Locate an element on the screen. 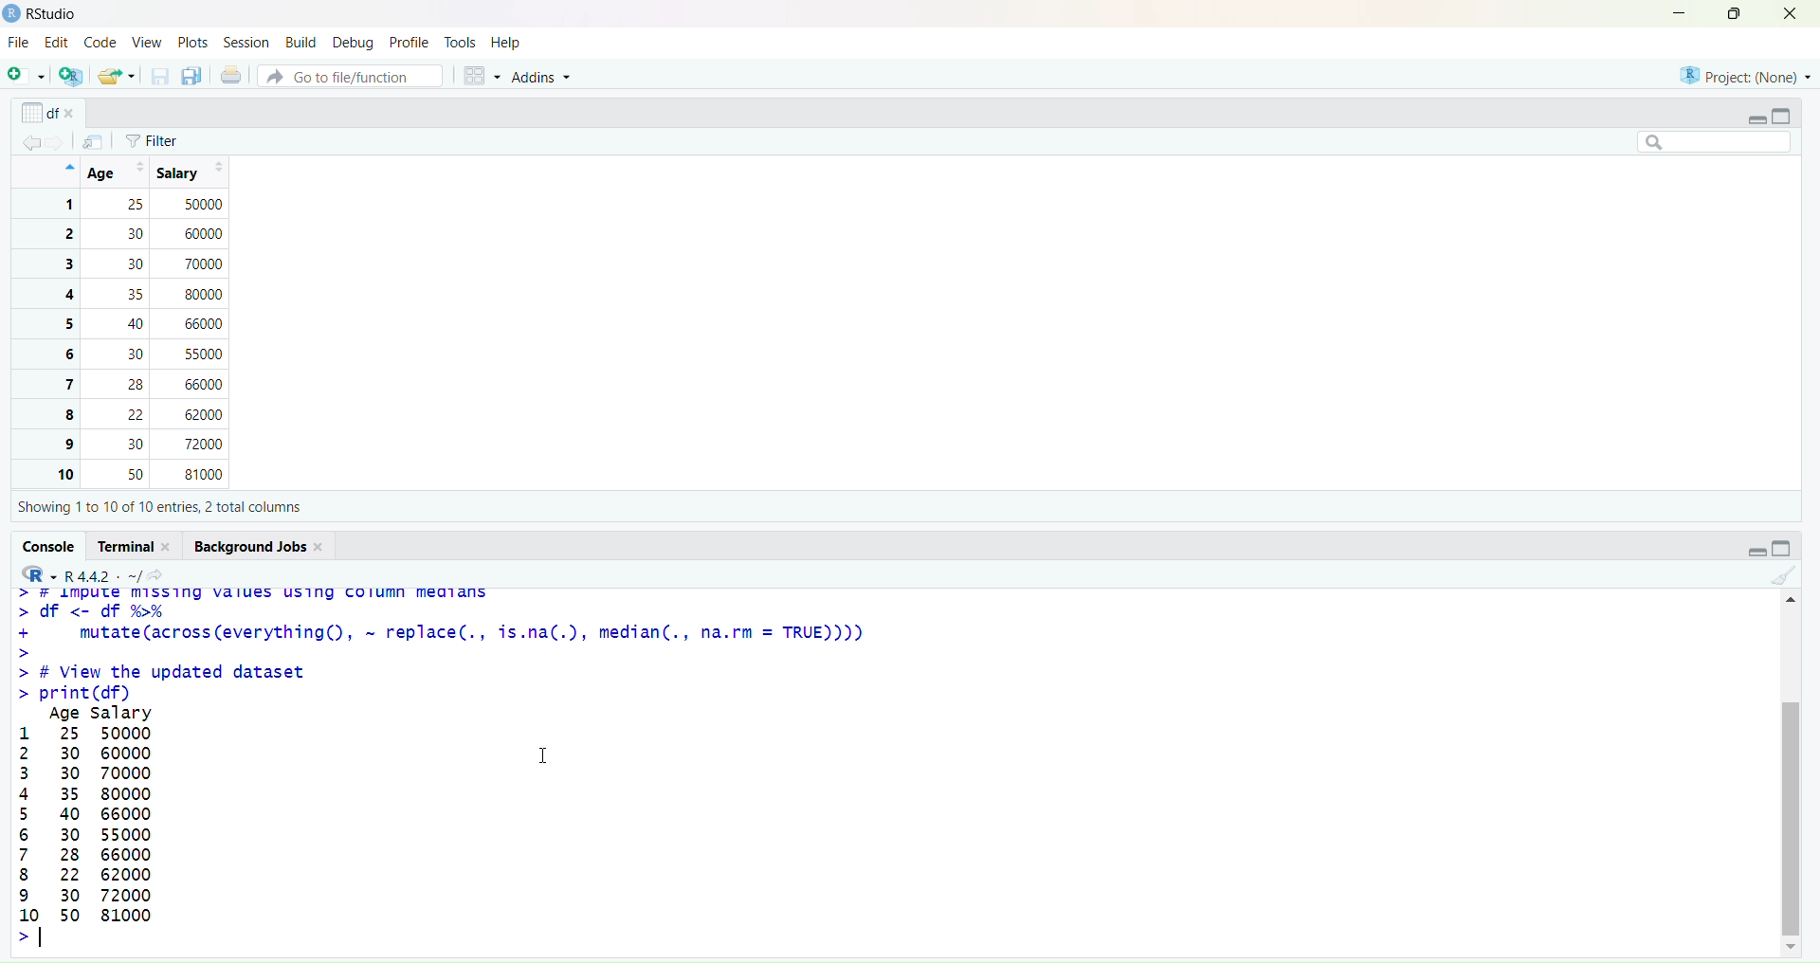 The height and width of the screenshot is (963, 1820). tools is located at coordinates (463, 42).